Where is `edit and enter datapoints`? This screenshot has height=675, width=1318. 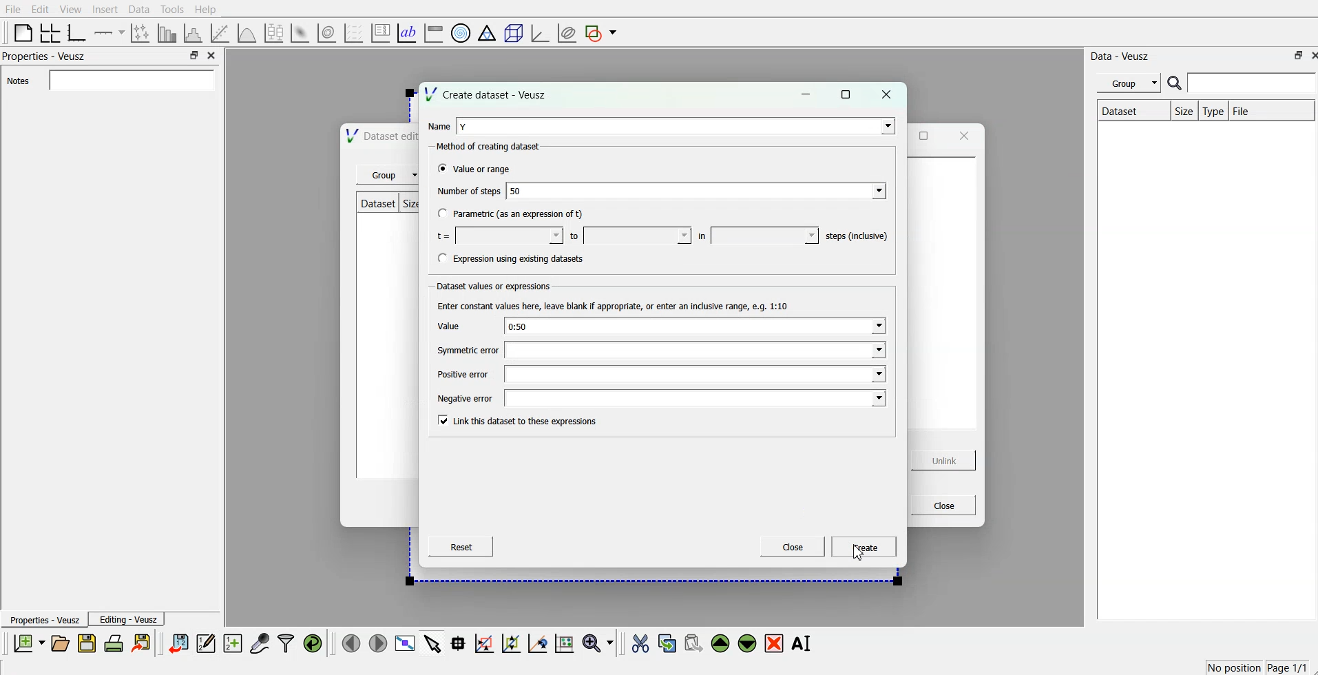 edit and enter datapoints is located at coordinates (207, 644).